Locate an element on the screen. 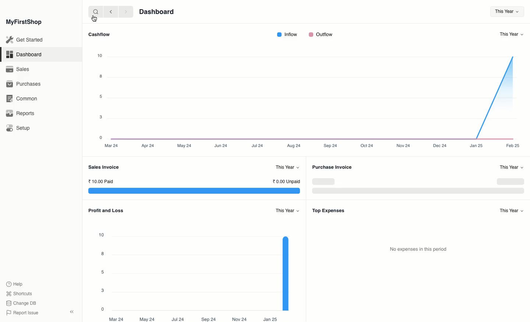 This screenshot has width=530, height=322. Purchase Invoice is located at coordinates (332, 167).